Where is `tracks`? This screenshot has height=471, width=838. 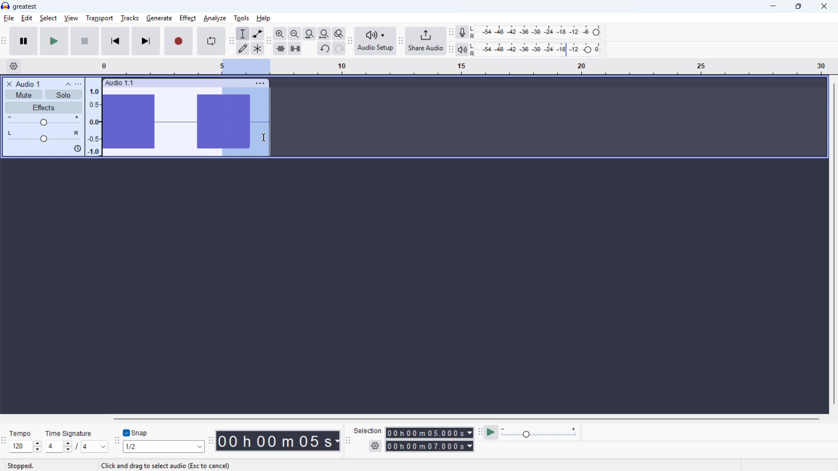 tracks is located at coordinates (130, 18).